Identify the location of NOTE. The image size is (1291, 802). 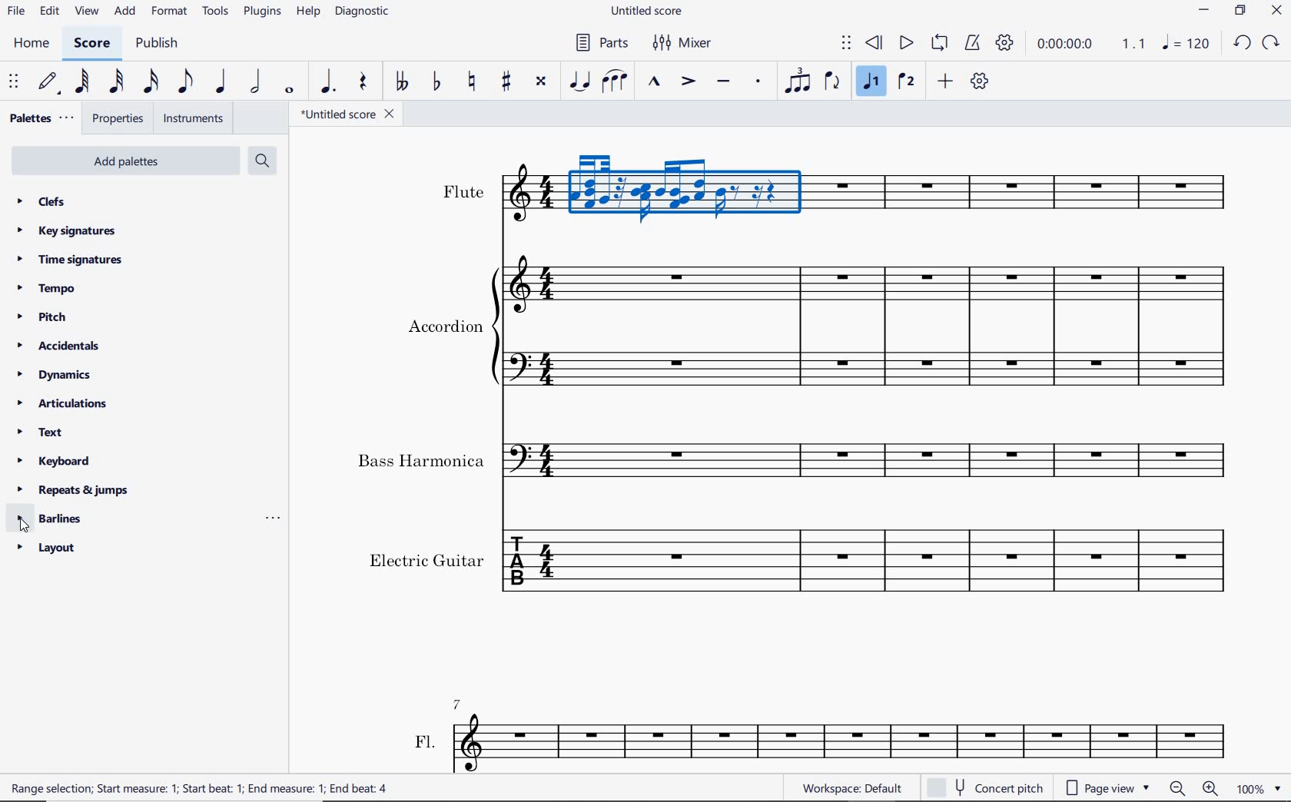
(1185, 43).